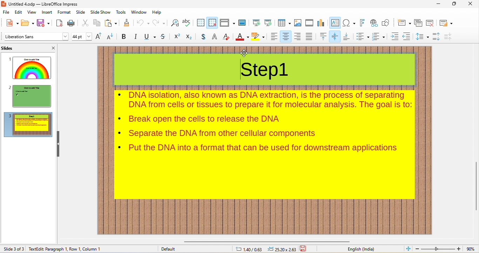 This screenshot has width=479, height=253. What do you see at coordinates (101, 12) in the screenshot?
I see `slideshow` at bounding box center [101, 12].